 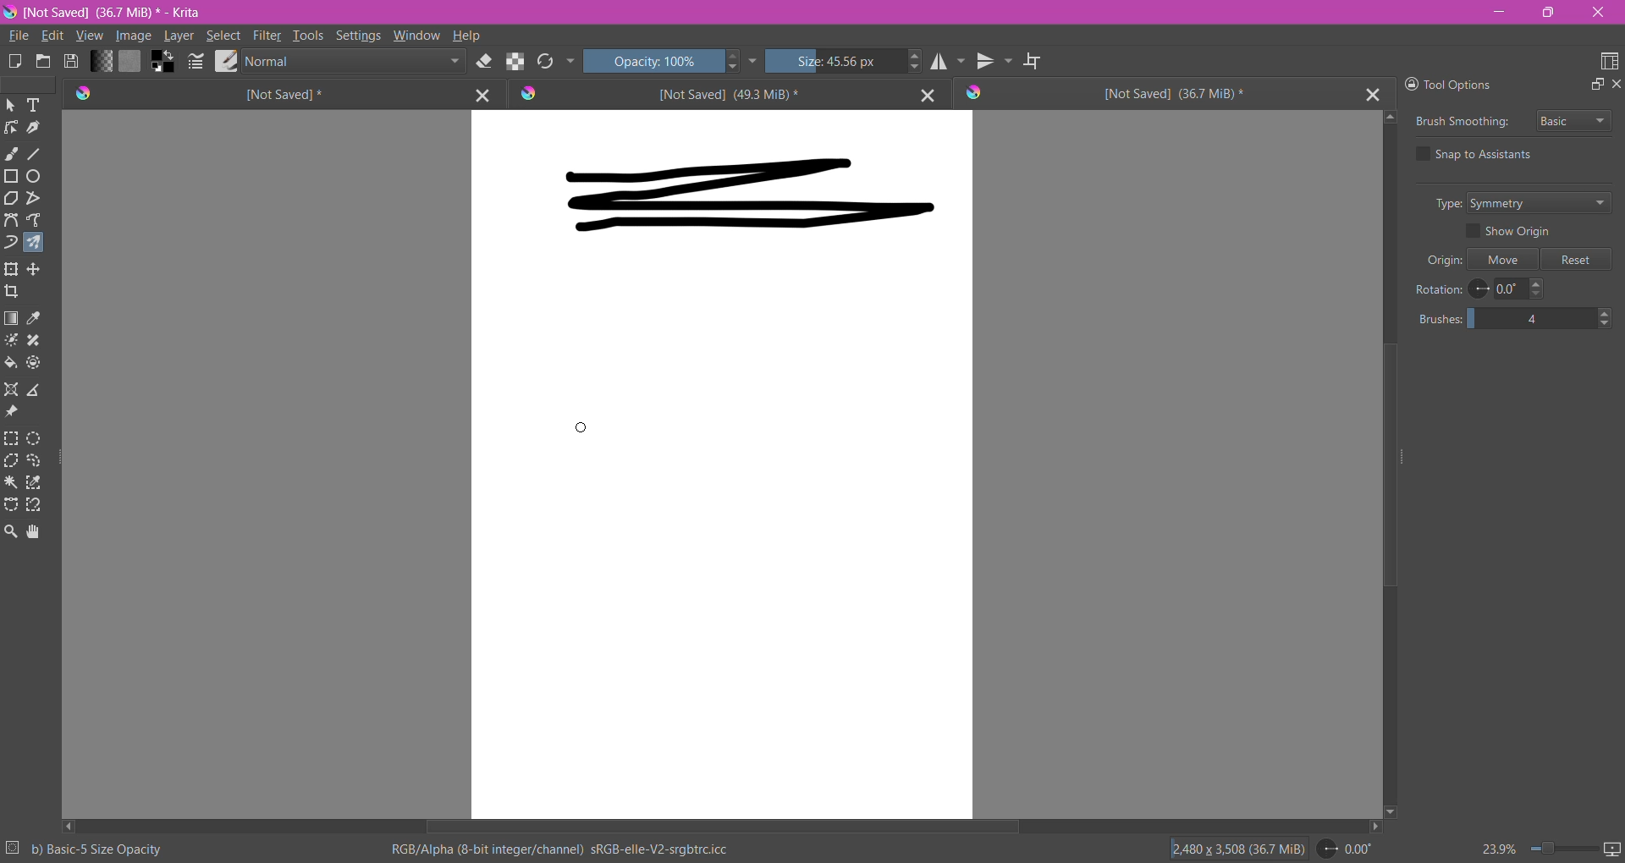 I want to click on Reset, so click(x=1576, y=260).